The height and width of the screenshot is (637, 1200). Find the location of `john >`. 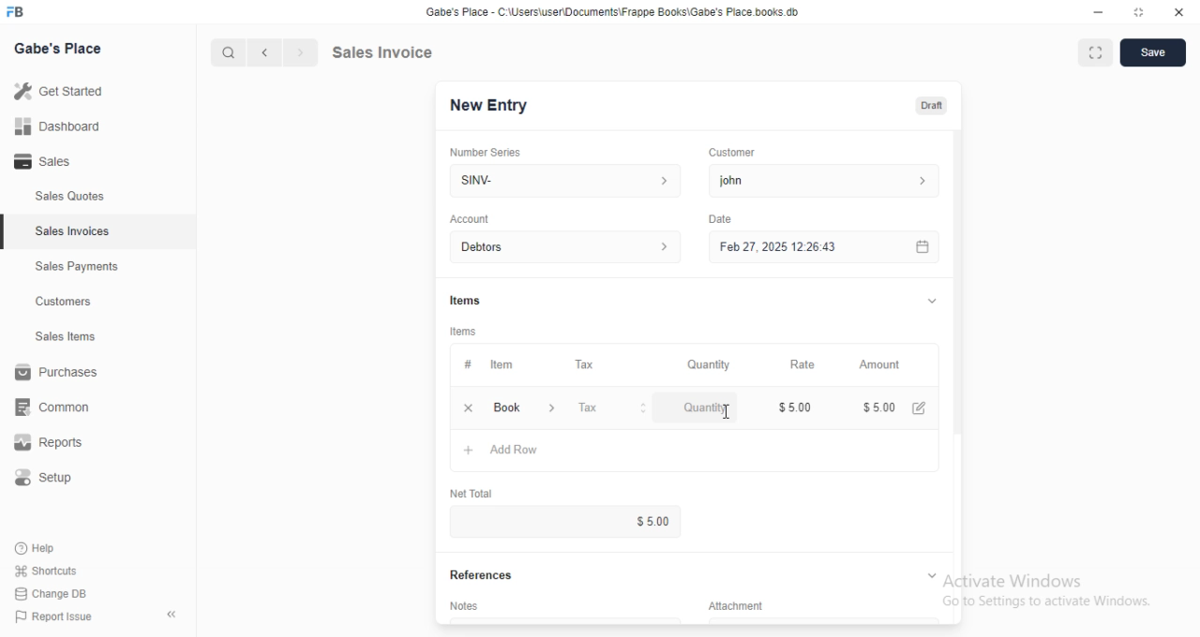

john > is located at coordinates (830, 180).